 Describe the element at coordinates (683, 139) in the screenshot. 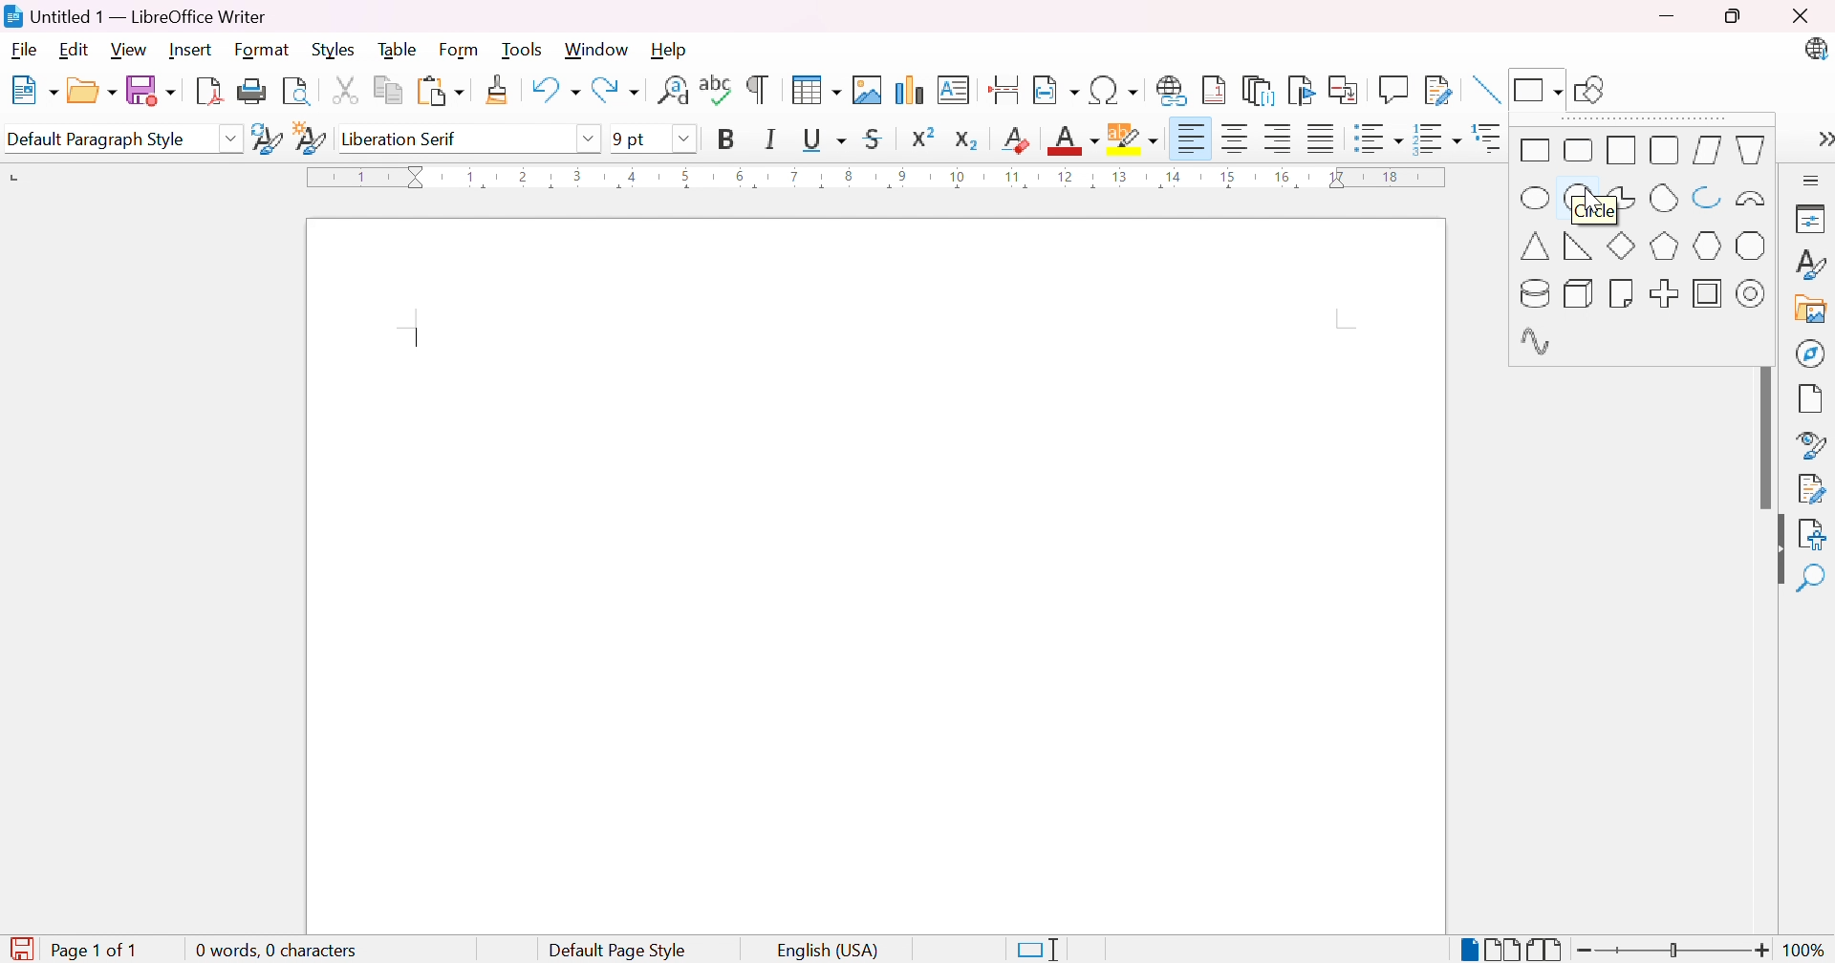

I see `Drop down` at that location.